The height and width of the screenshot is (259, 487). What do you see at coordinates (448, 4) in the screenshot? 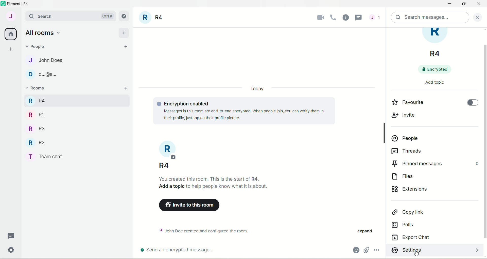
I see `minimize` at bounding box center [448, 4].